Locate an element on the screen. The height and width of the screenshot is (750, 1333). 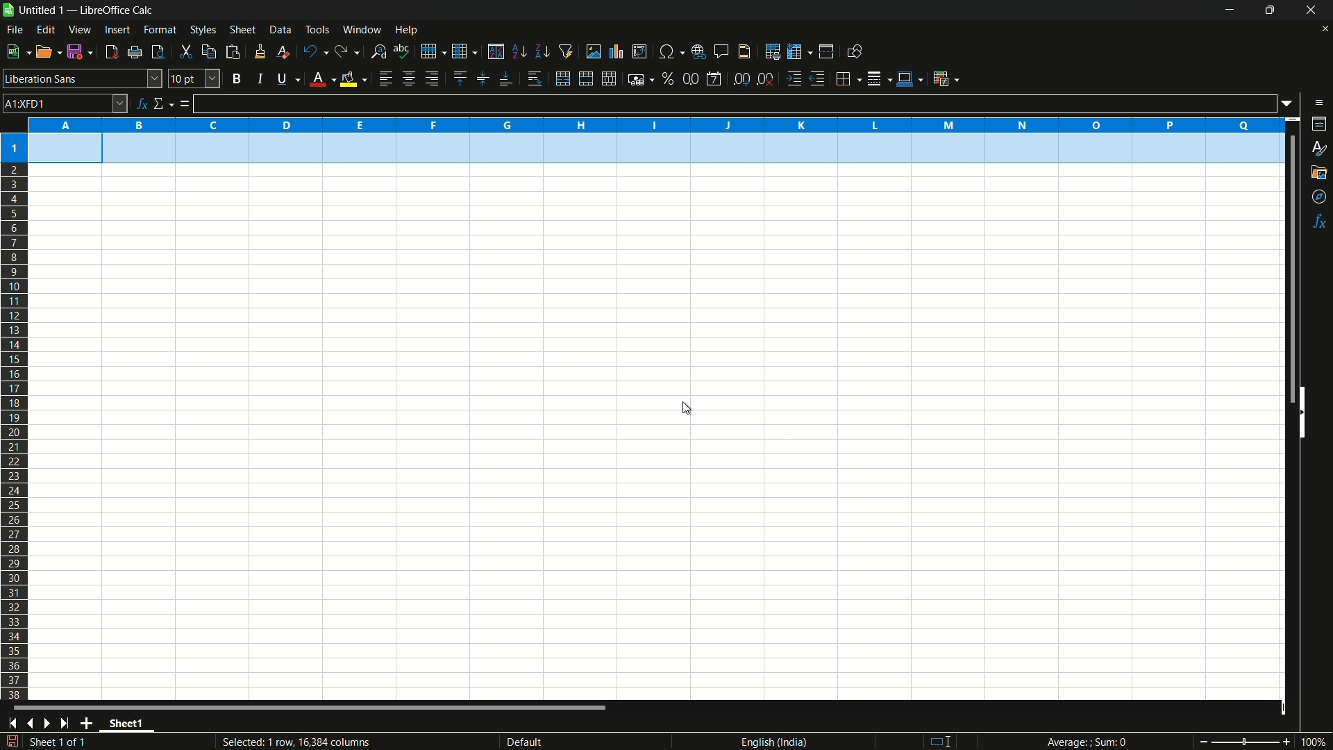
font name is located at coordinates (83, 78).